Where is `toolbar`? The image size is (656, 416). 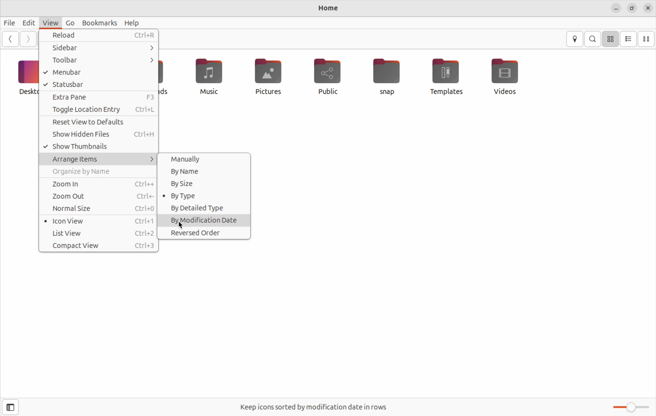
toolbar is located at coordinates (101, 60).